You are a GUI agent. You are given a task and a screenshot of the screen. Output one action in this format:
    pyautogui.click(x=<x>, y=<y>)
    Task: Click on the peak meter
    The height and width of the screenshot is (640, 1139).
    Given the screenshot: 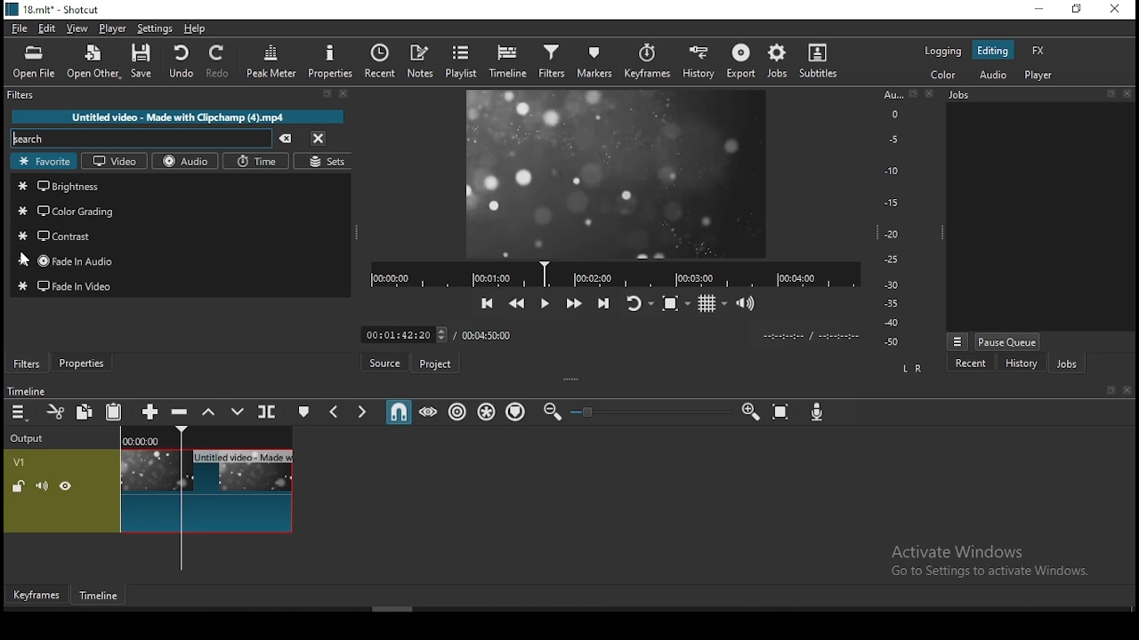 What is the action you would take?
    pyautogui.click(x=271, y=60)
    